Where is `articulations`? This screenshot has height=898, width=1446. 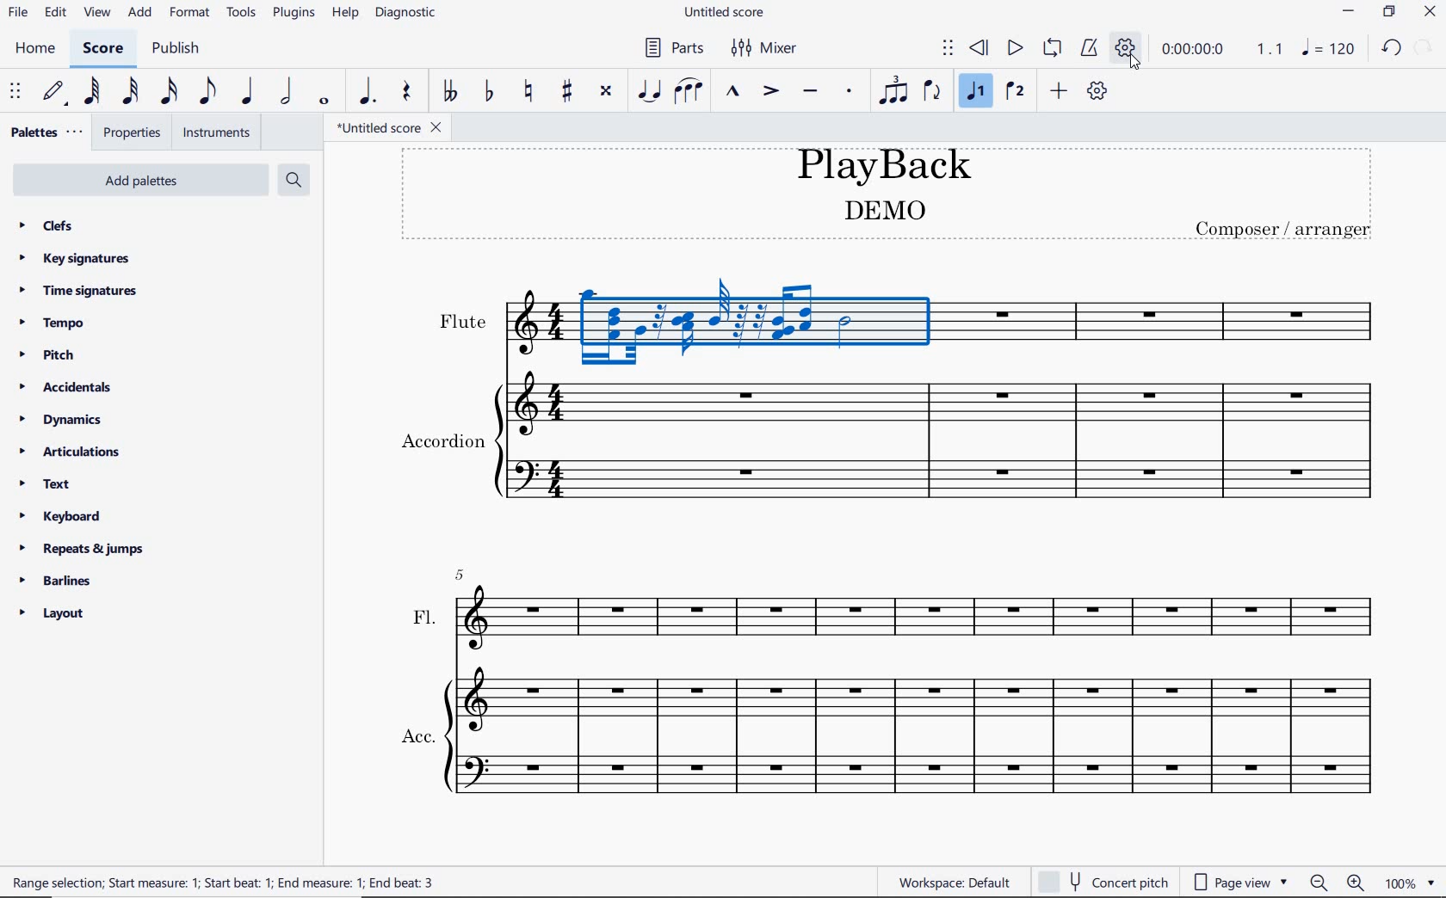
articulations is located at coordinates (66, 452).